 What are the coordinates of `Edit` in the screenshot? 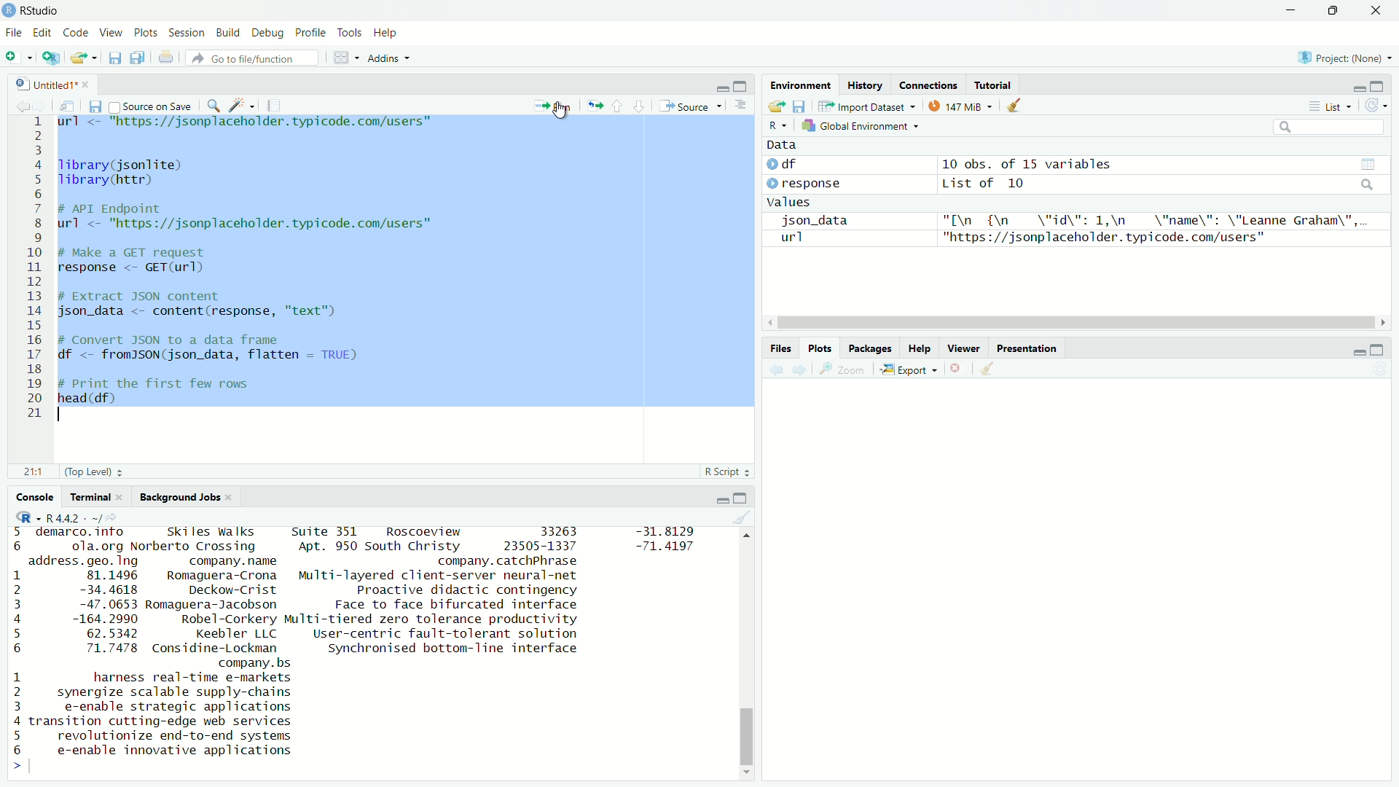 It's located at (42, 34).